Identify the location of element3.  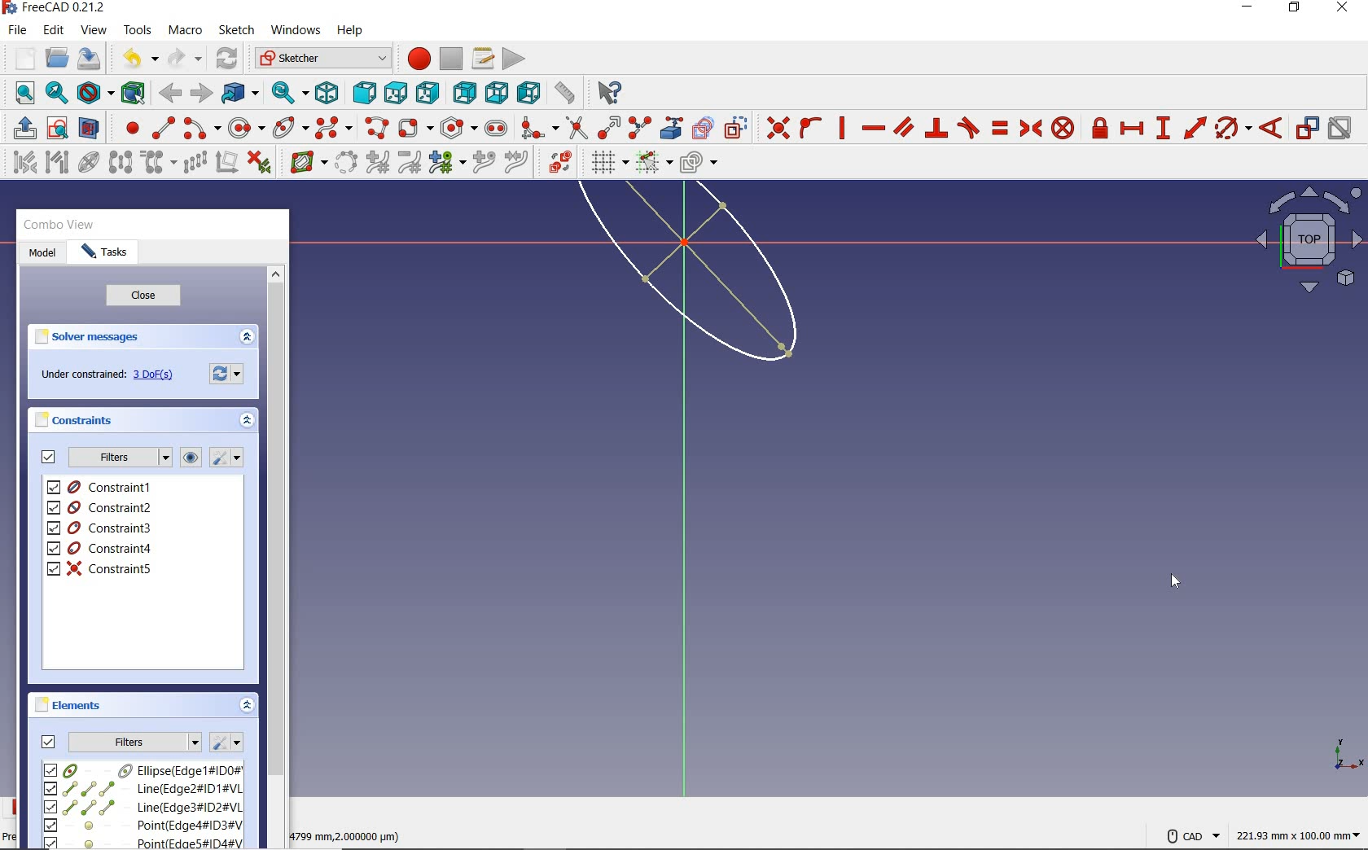
(142, 807).